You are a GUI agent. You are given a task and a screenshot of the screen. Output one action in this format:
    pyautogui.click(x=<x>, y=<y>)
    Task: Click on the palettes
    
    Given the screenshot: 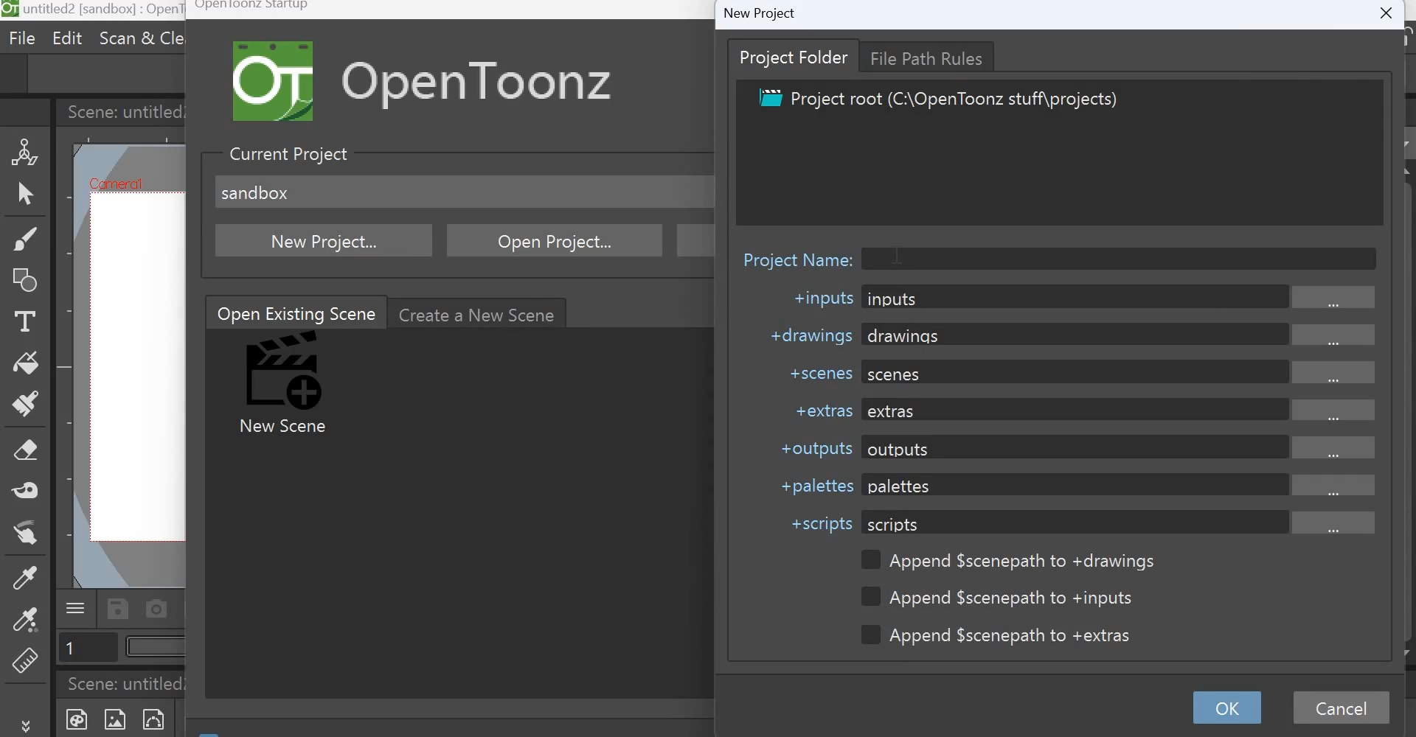 What is the action you would take?
    pyautogui.click(x=1121, y=485)
    